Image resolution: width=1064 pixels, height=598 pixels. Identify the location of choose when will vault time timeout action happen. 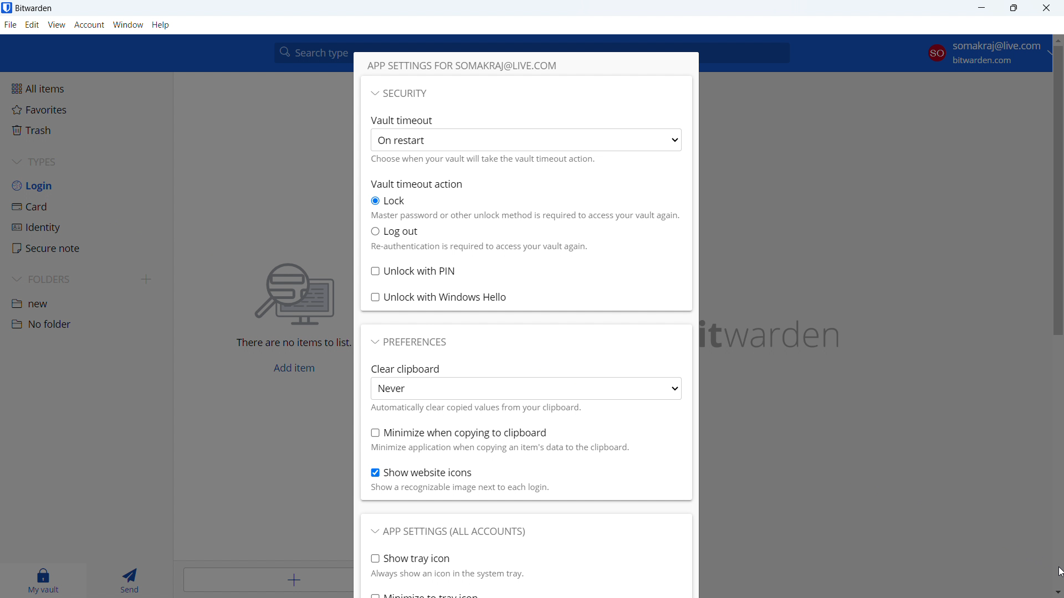
(480, 160).